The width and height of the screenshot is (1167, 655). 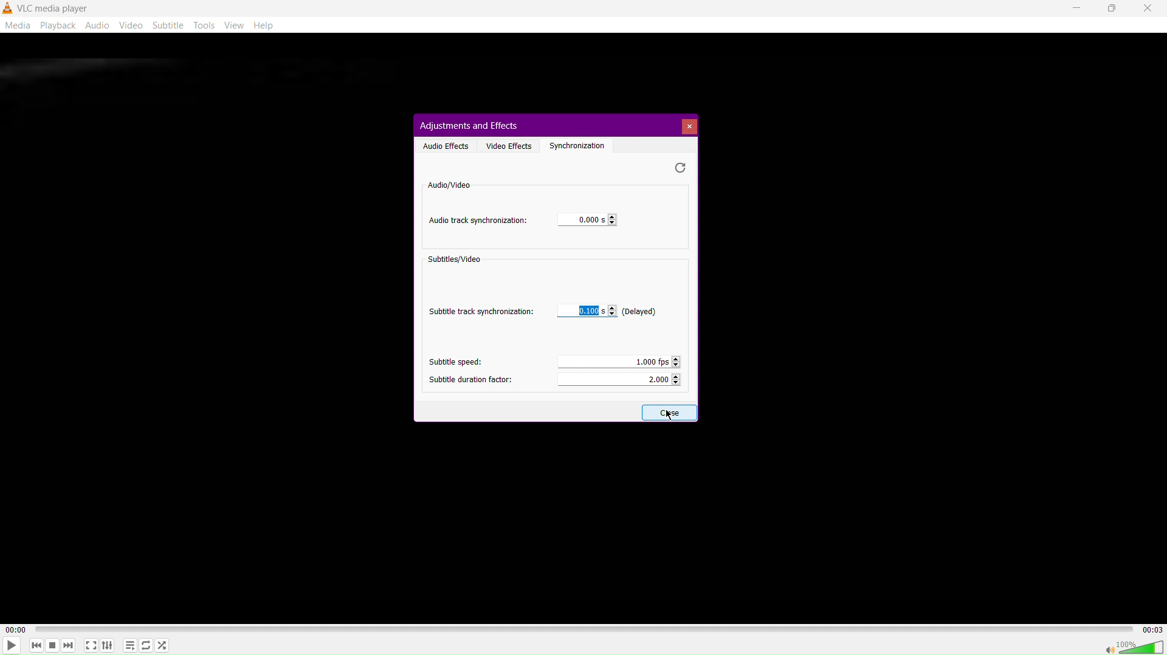 What do you see at coordinates (448, 184) in the screenshot?
I see `Audio/Video` at bounding box center [448, 184].